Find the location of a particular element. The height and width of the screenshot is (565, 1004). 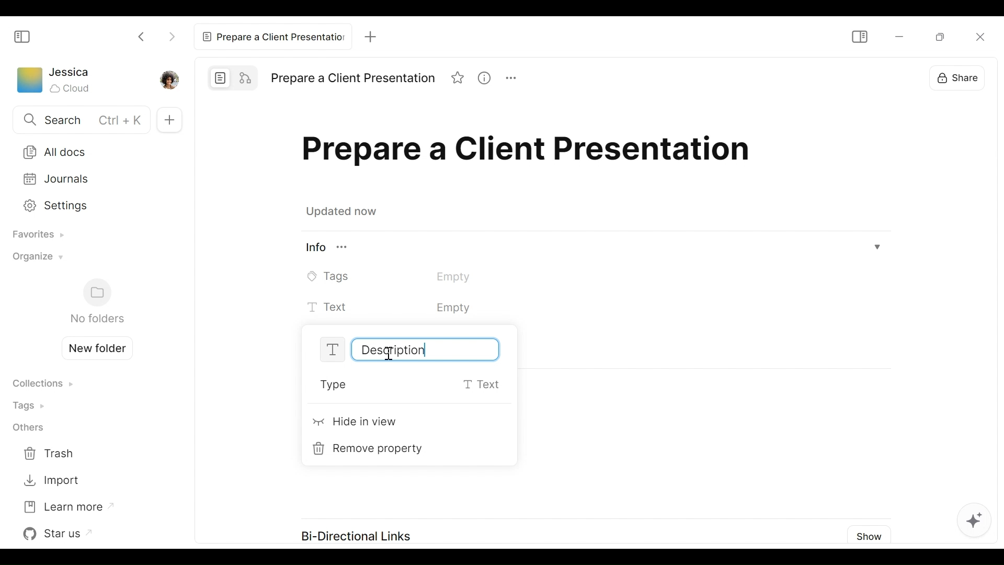

Organize is located at coordinates (35, 259).